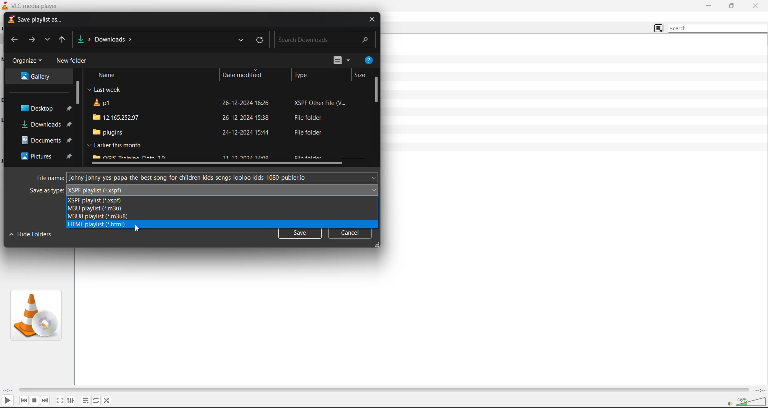 This screenshot has width=768, height=408. What do you see at coordinates (31, 40) in the screenshot?
I see `forward` at bounding box center [31, 40].